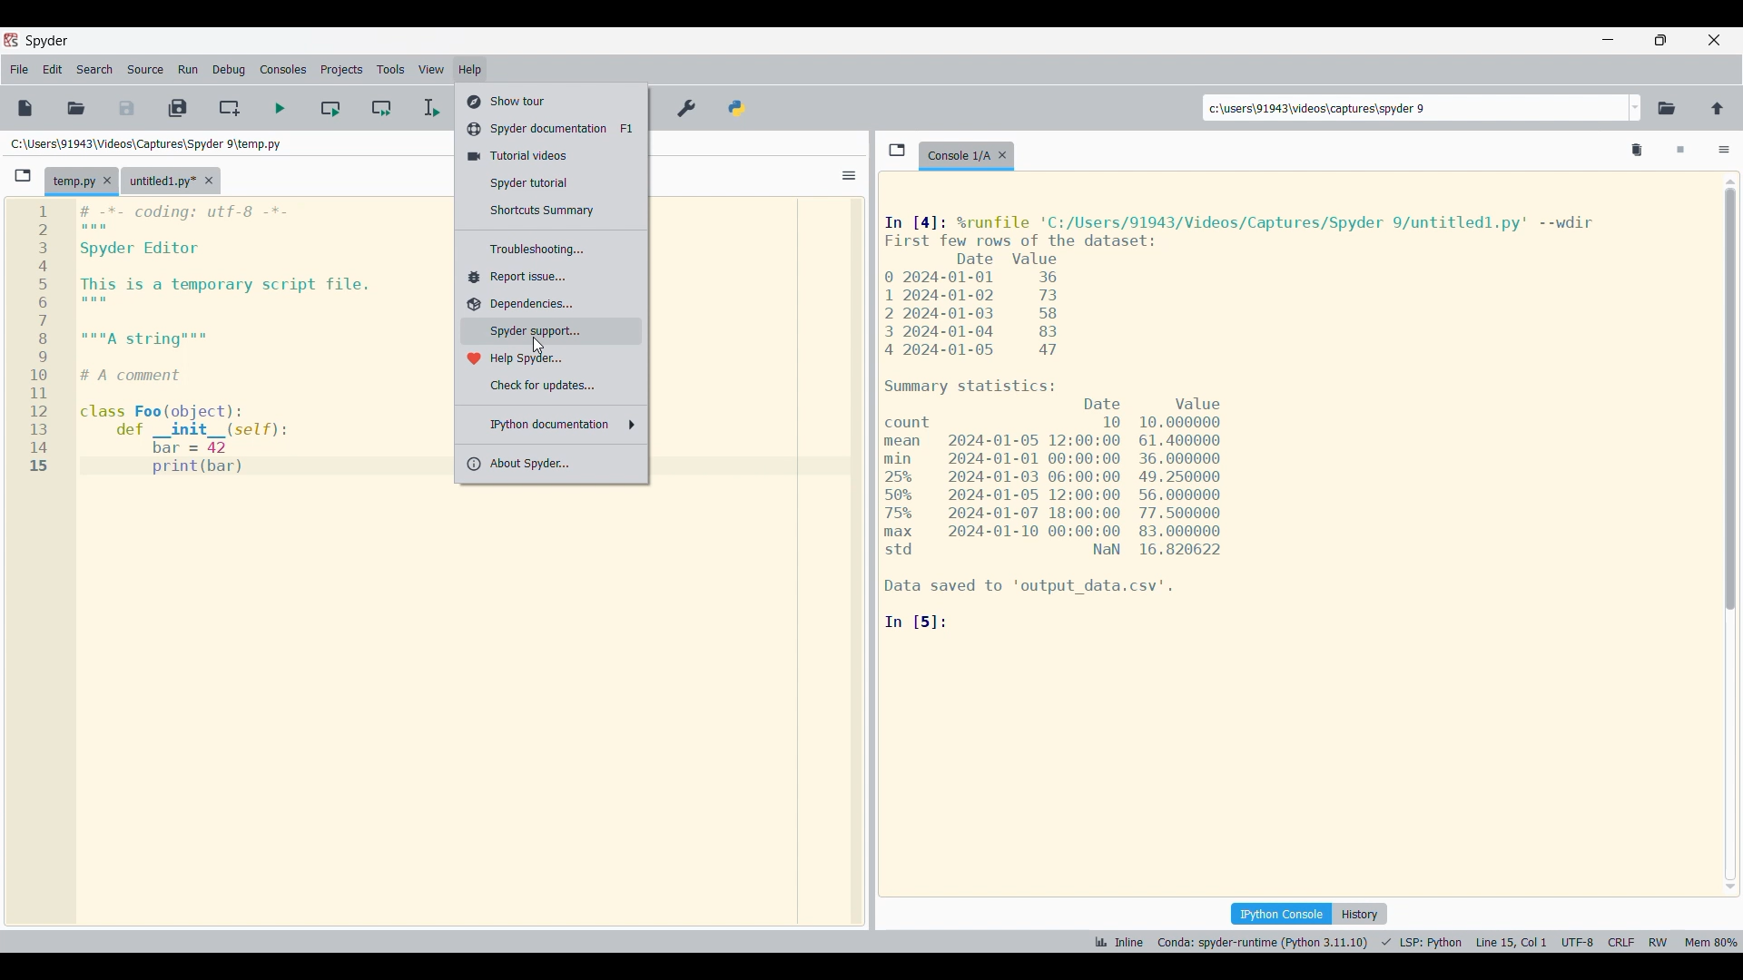 Image resolution: width=1743 pixels, height=980 pixels. What do you see at coordinates (1661, 40) in the screenshot?
I see `Show in a smaller tab` at bounding box center [1661, 40].